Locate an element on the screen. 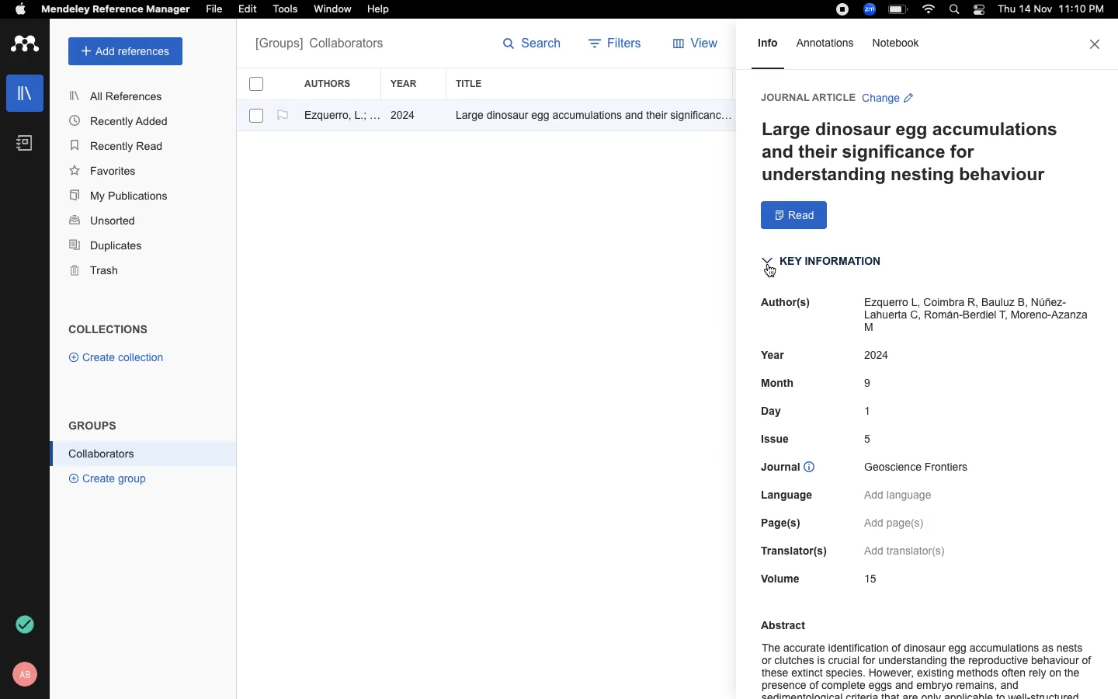  Author(s) is located at coordinates (782, 303).